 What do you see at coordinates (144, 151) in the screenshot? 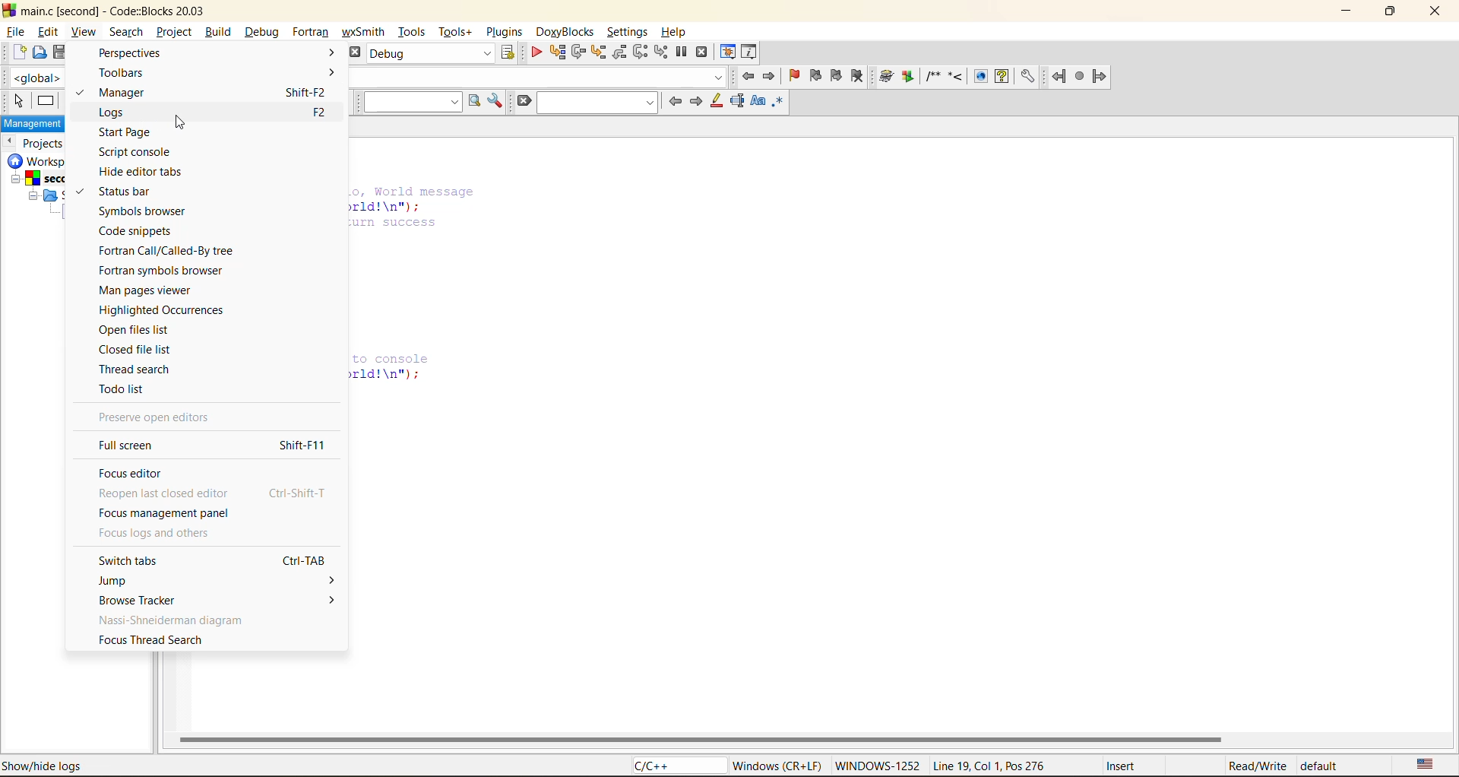
I see `script console` at bounding box center [144, 151].